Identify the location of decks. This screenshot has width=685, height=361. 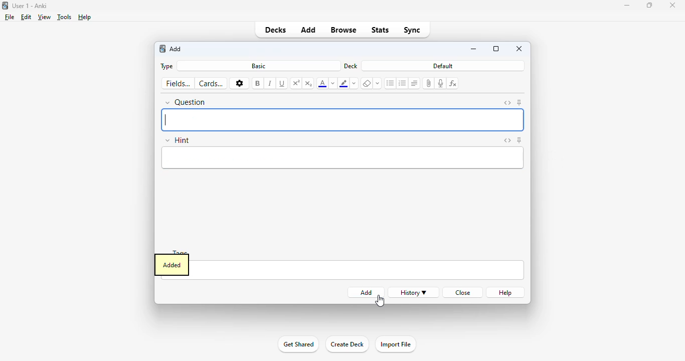
(275, 30).